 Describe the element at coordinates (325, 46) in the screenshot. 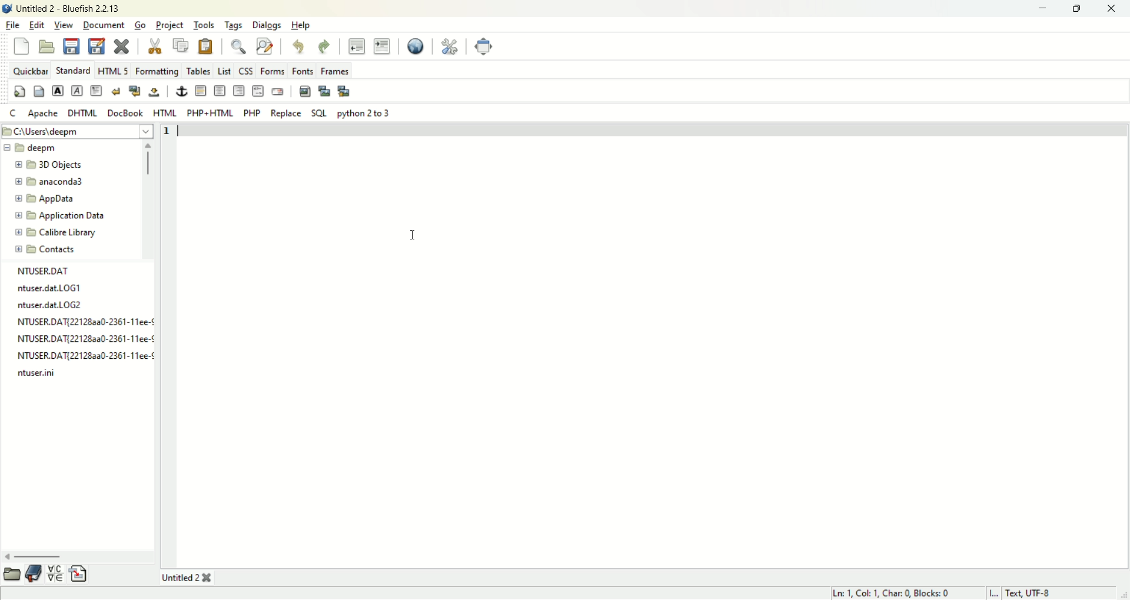

I see `redo` at that location.